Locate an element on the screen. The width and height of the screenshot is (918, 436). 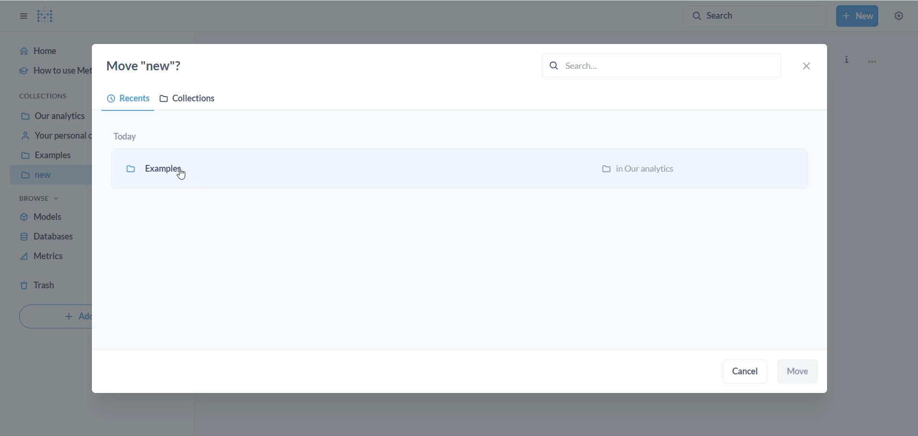
add database is located at coordinates (54, 318).